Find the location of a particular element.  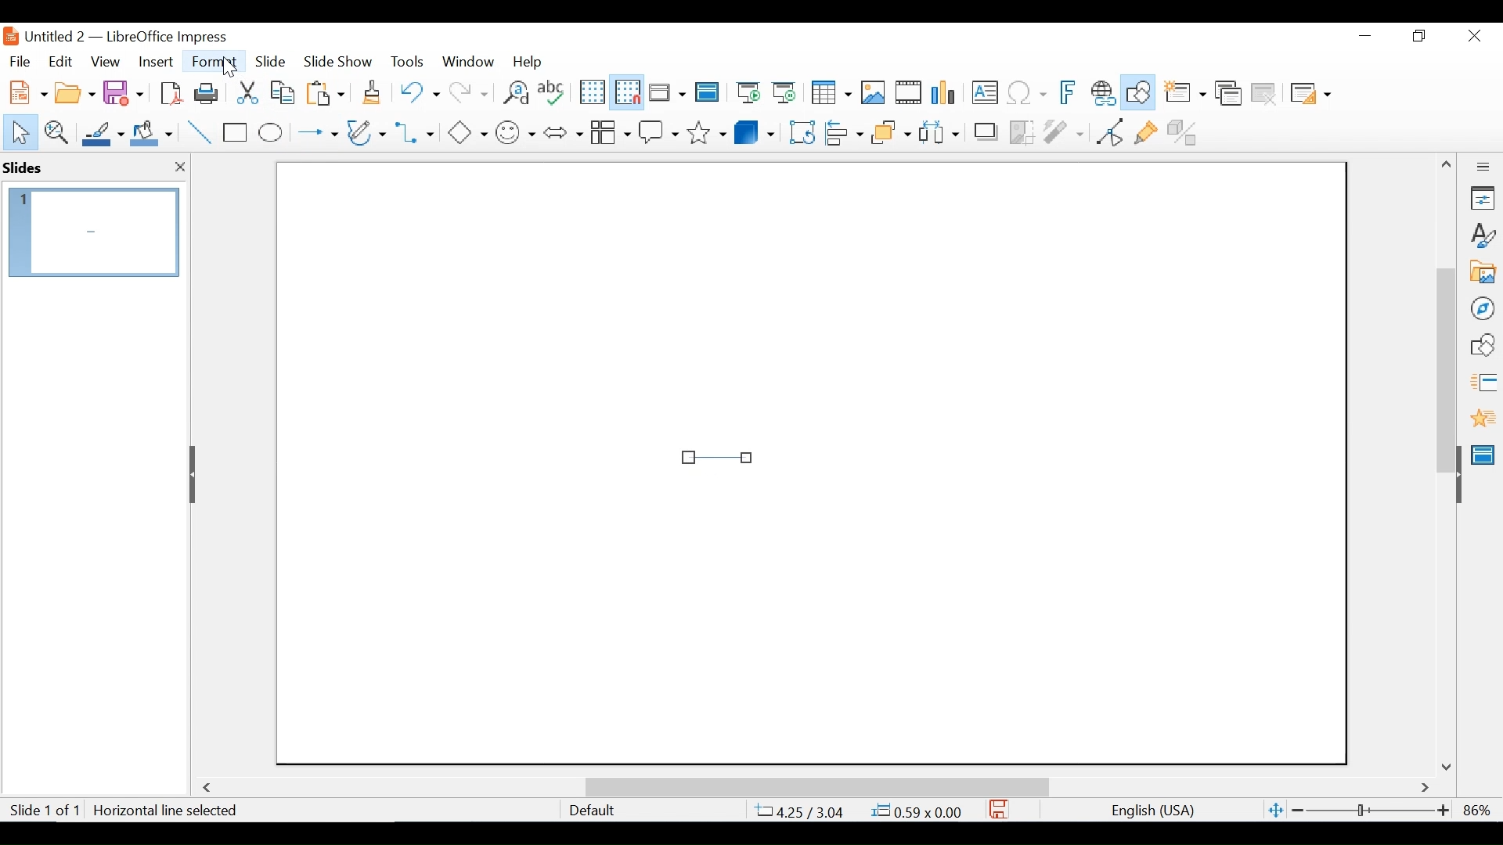

Close is located at coordinates (1472, 37).